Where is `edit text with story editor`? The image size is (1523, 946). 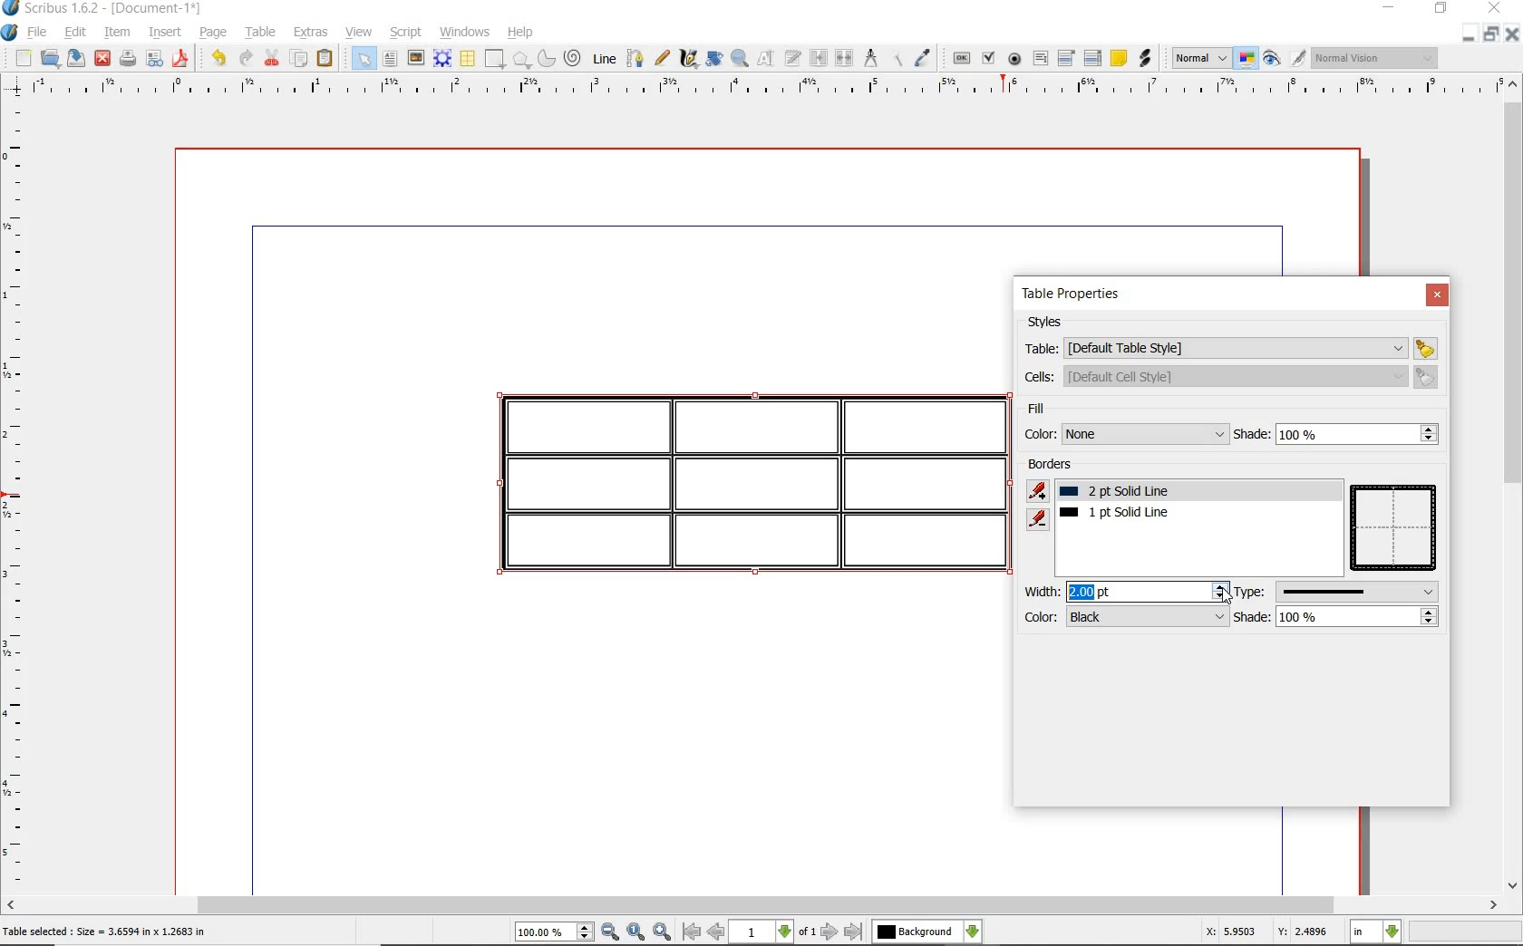
edit text with story editor is located at coordinates (792, 58).